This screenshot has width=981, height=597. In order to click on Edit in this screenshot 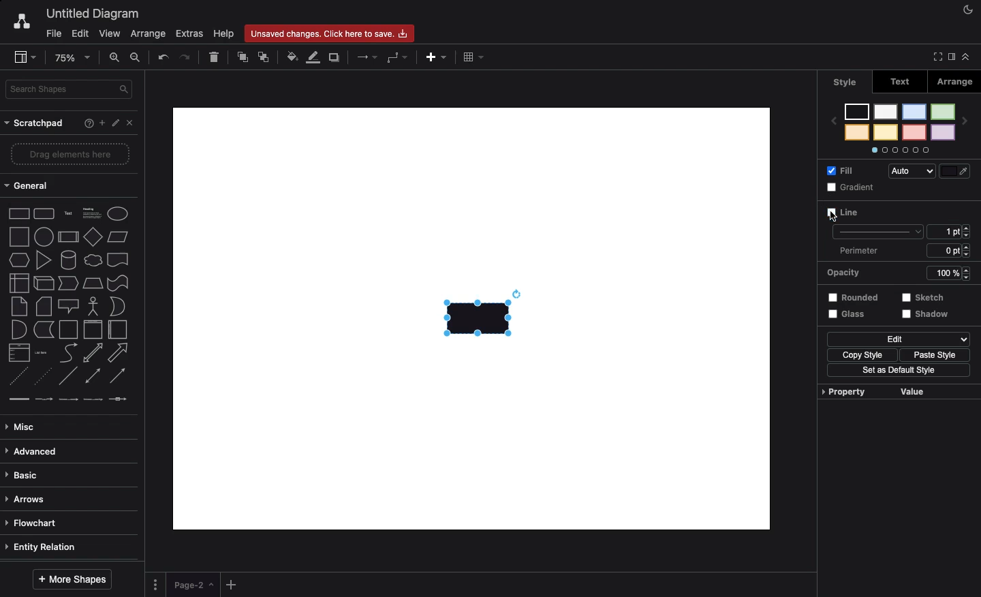, I will do `click(79, 34)`.